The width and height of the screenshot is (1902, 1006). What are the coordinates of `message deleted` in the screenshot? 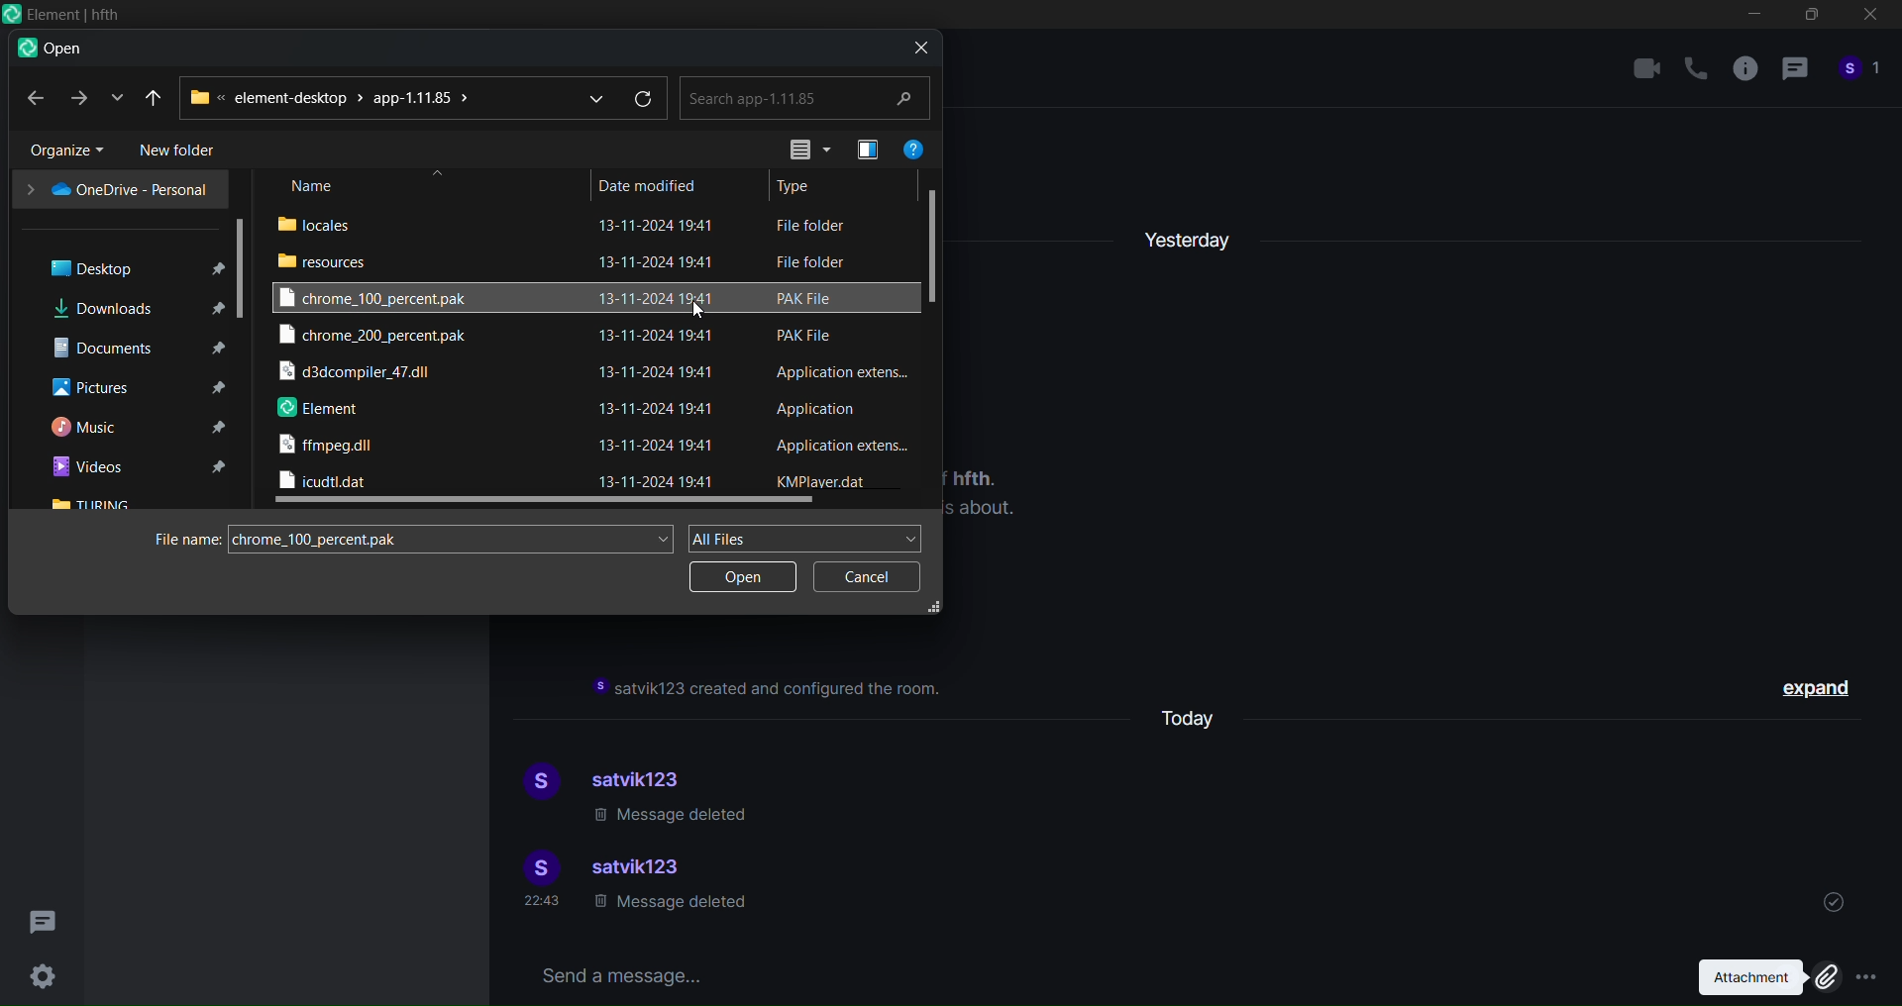 It's located at (669, 907).